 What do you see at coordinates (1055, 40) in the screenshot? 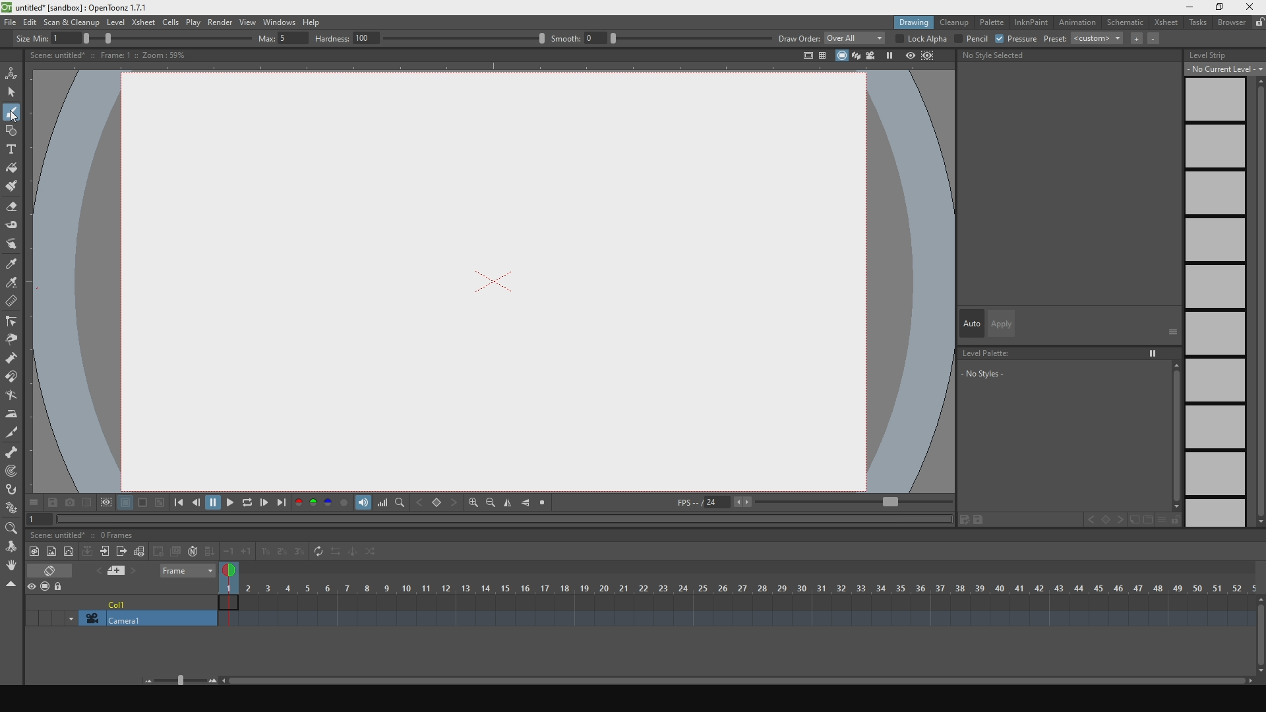
I see `preset` at bounding box center [1055, 40].